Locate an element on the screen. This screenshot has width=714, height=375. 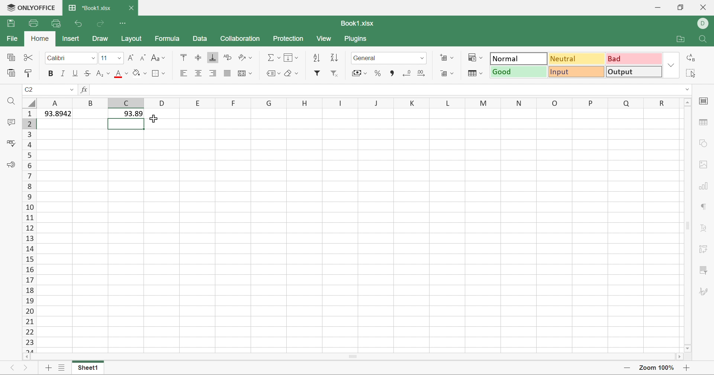
ONLYOFFICE is located at coordinates (29, 7).